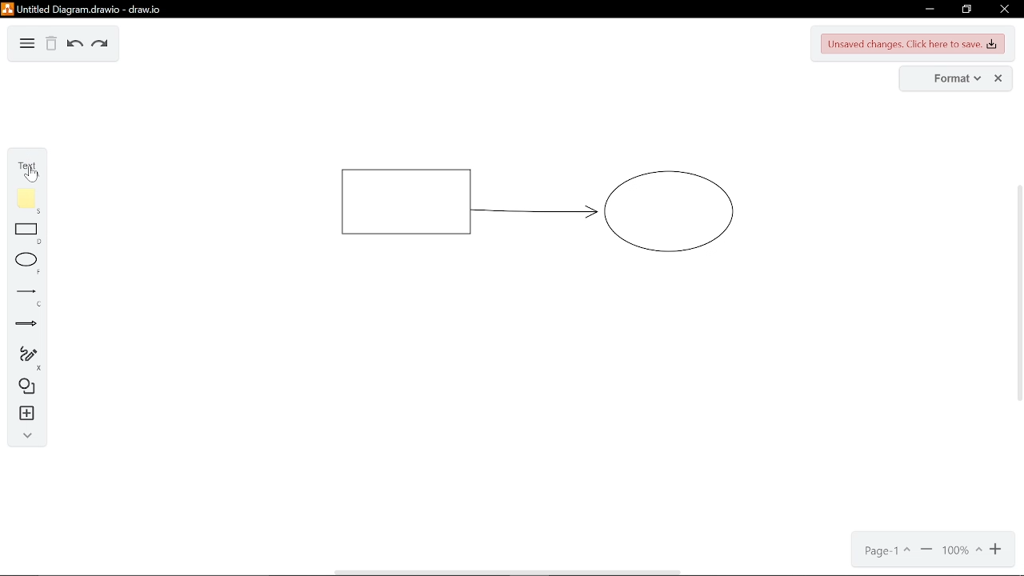  Describe the element at coordinates (995, 550) in the screenshot. I see `zoom out` at that location.